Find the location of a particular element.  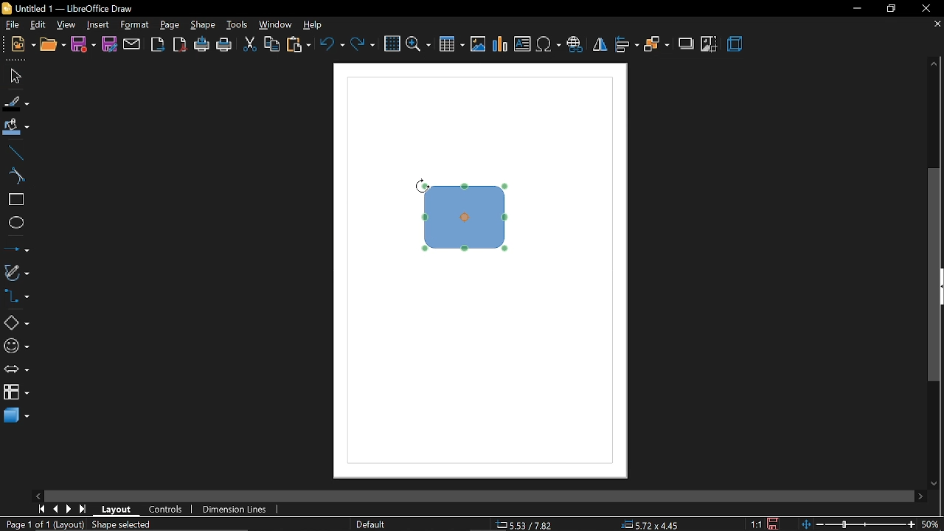

minimize is located at coordinates (856, 8).